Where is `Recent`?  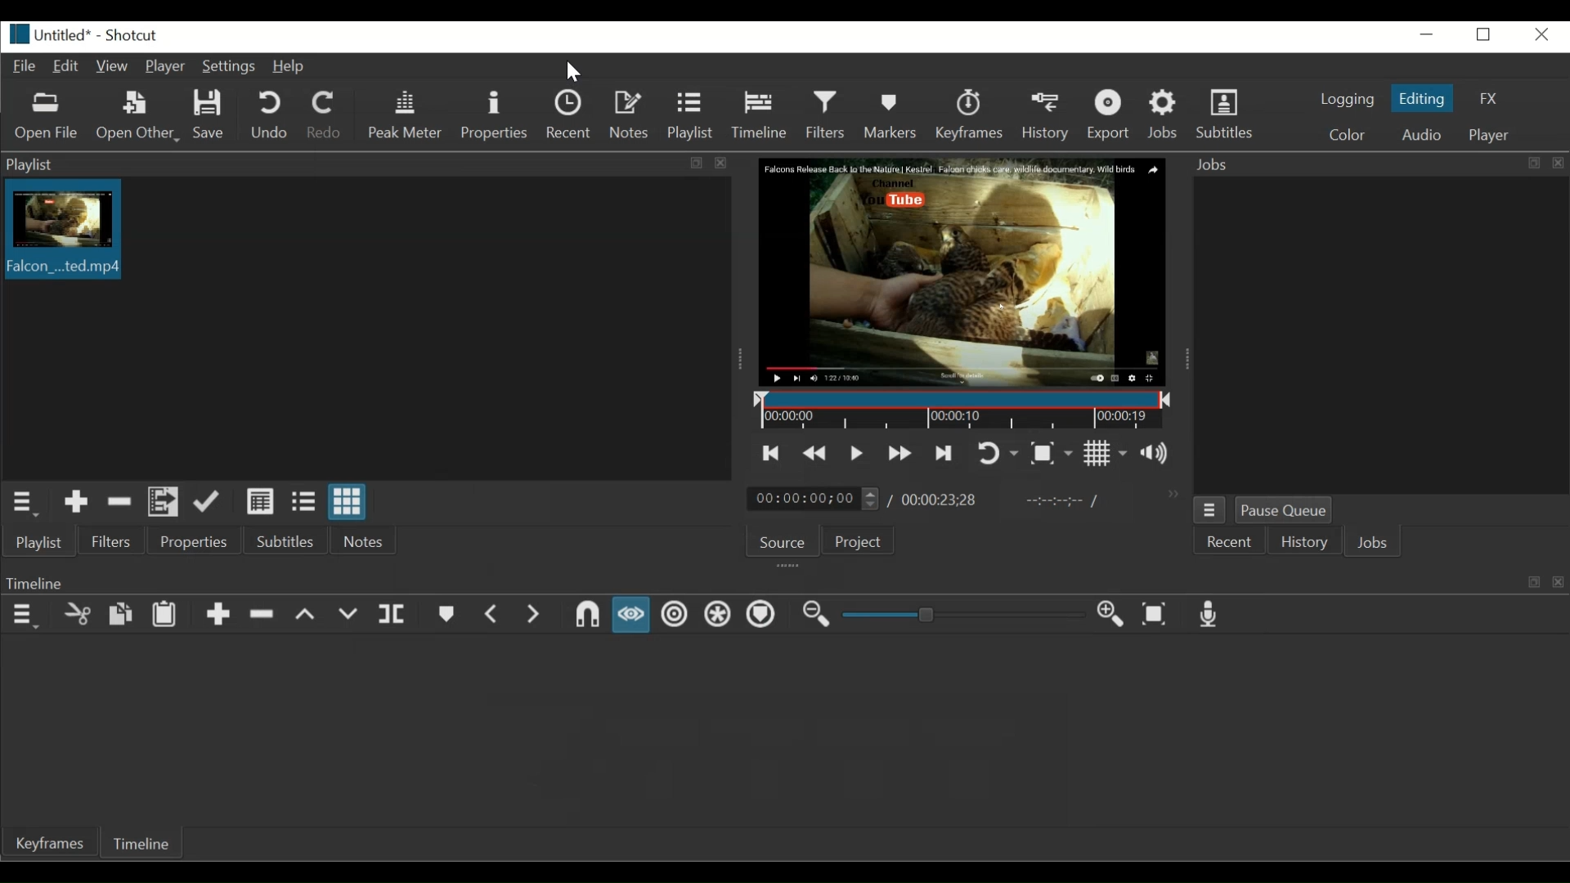
Recent is located at coordinates (1232, 543).